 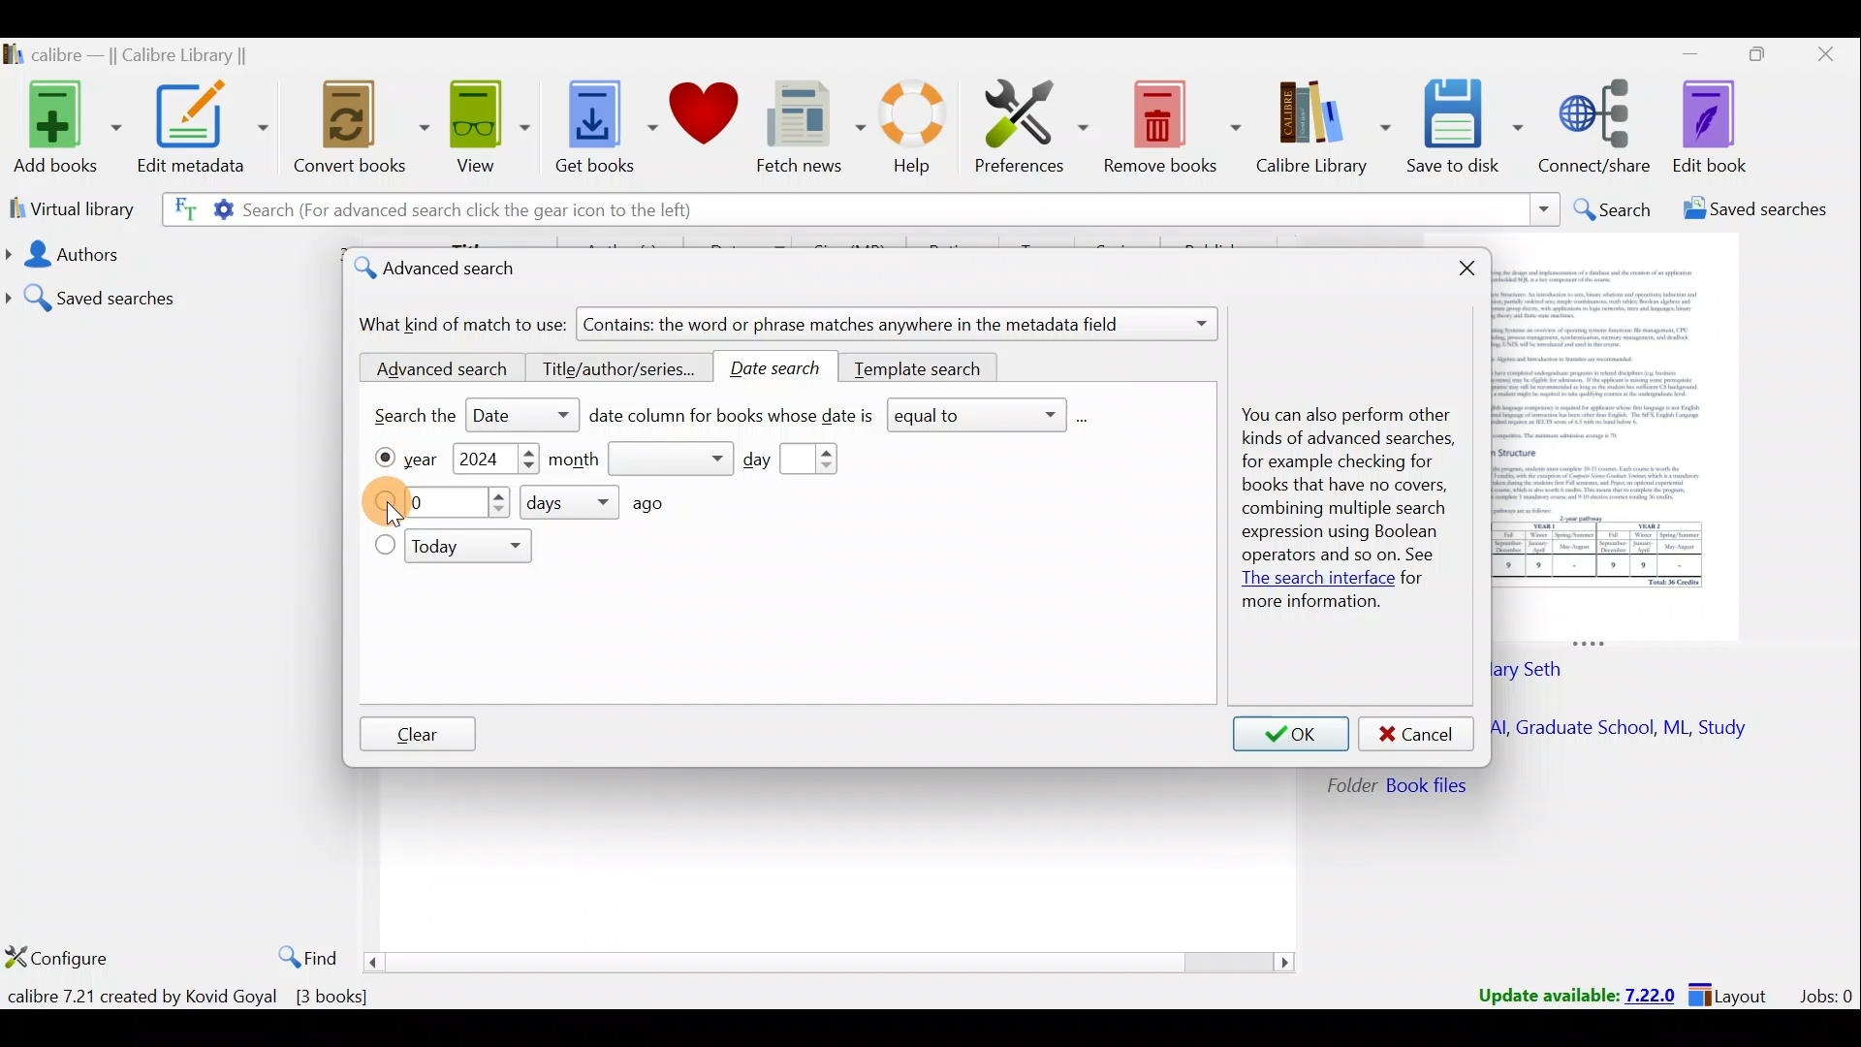 I want to click on Close, so click(x=1822, y=58).